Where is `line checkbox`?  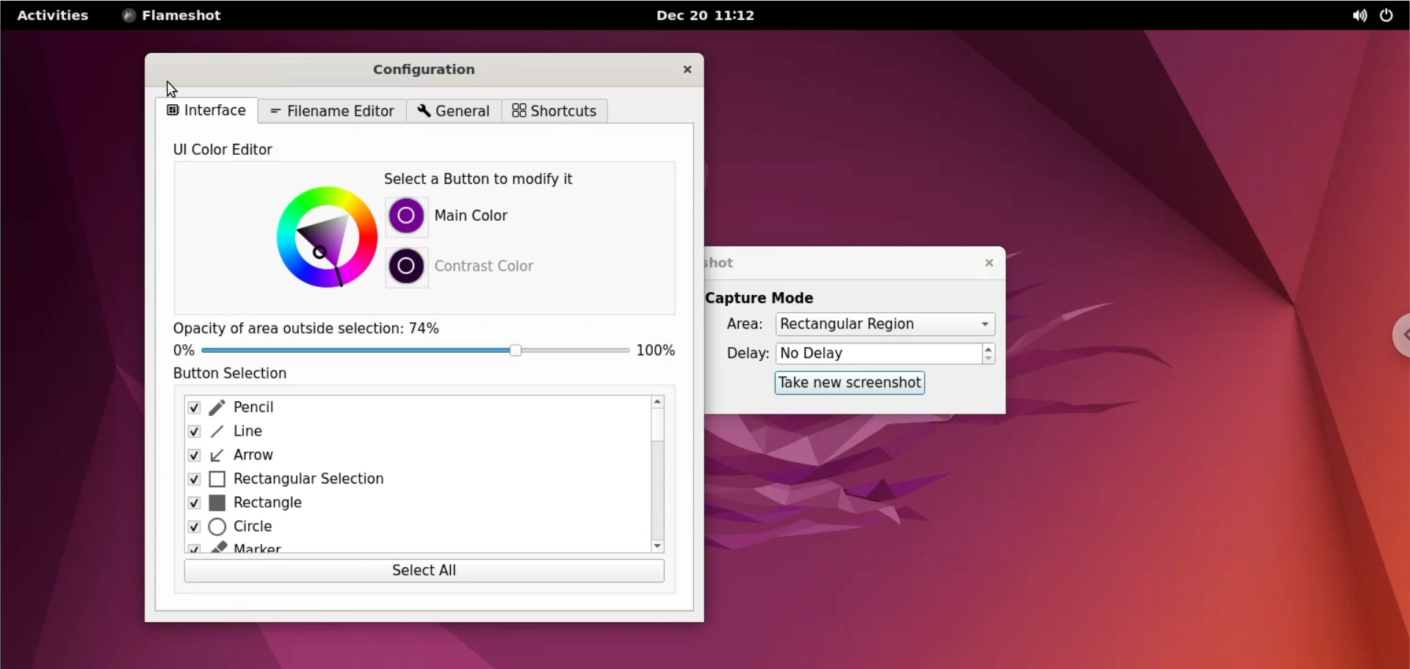
line checkbox is located at coordinates (408, 434).